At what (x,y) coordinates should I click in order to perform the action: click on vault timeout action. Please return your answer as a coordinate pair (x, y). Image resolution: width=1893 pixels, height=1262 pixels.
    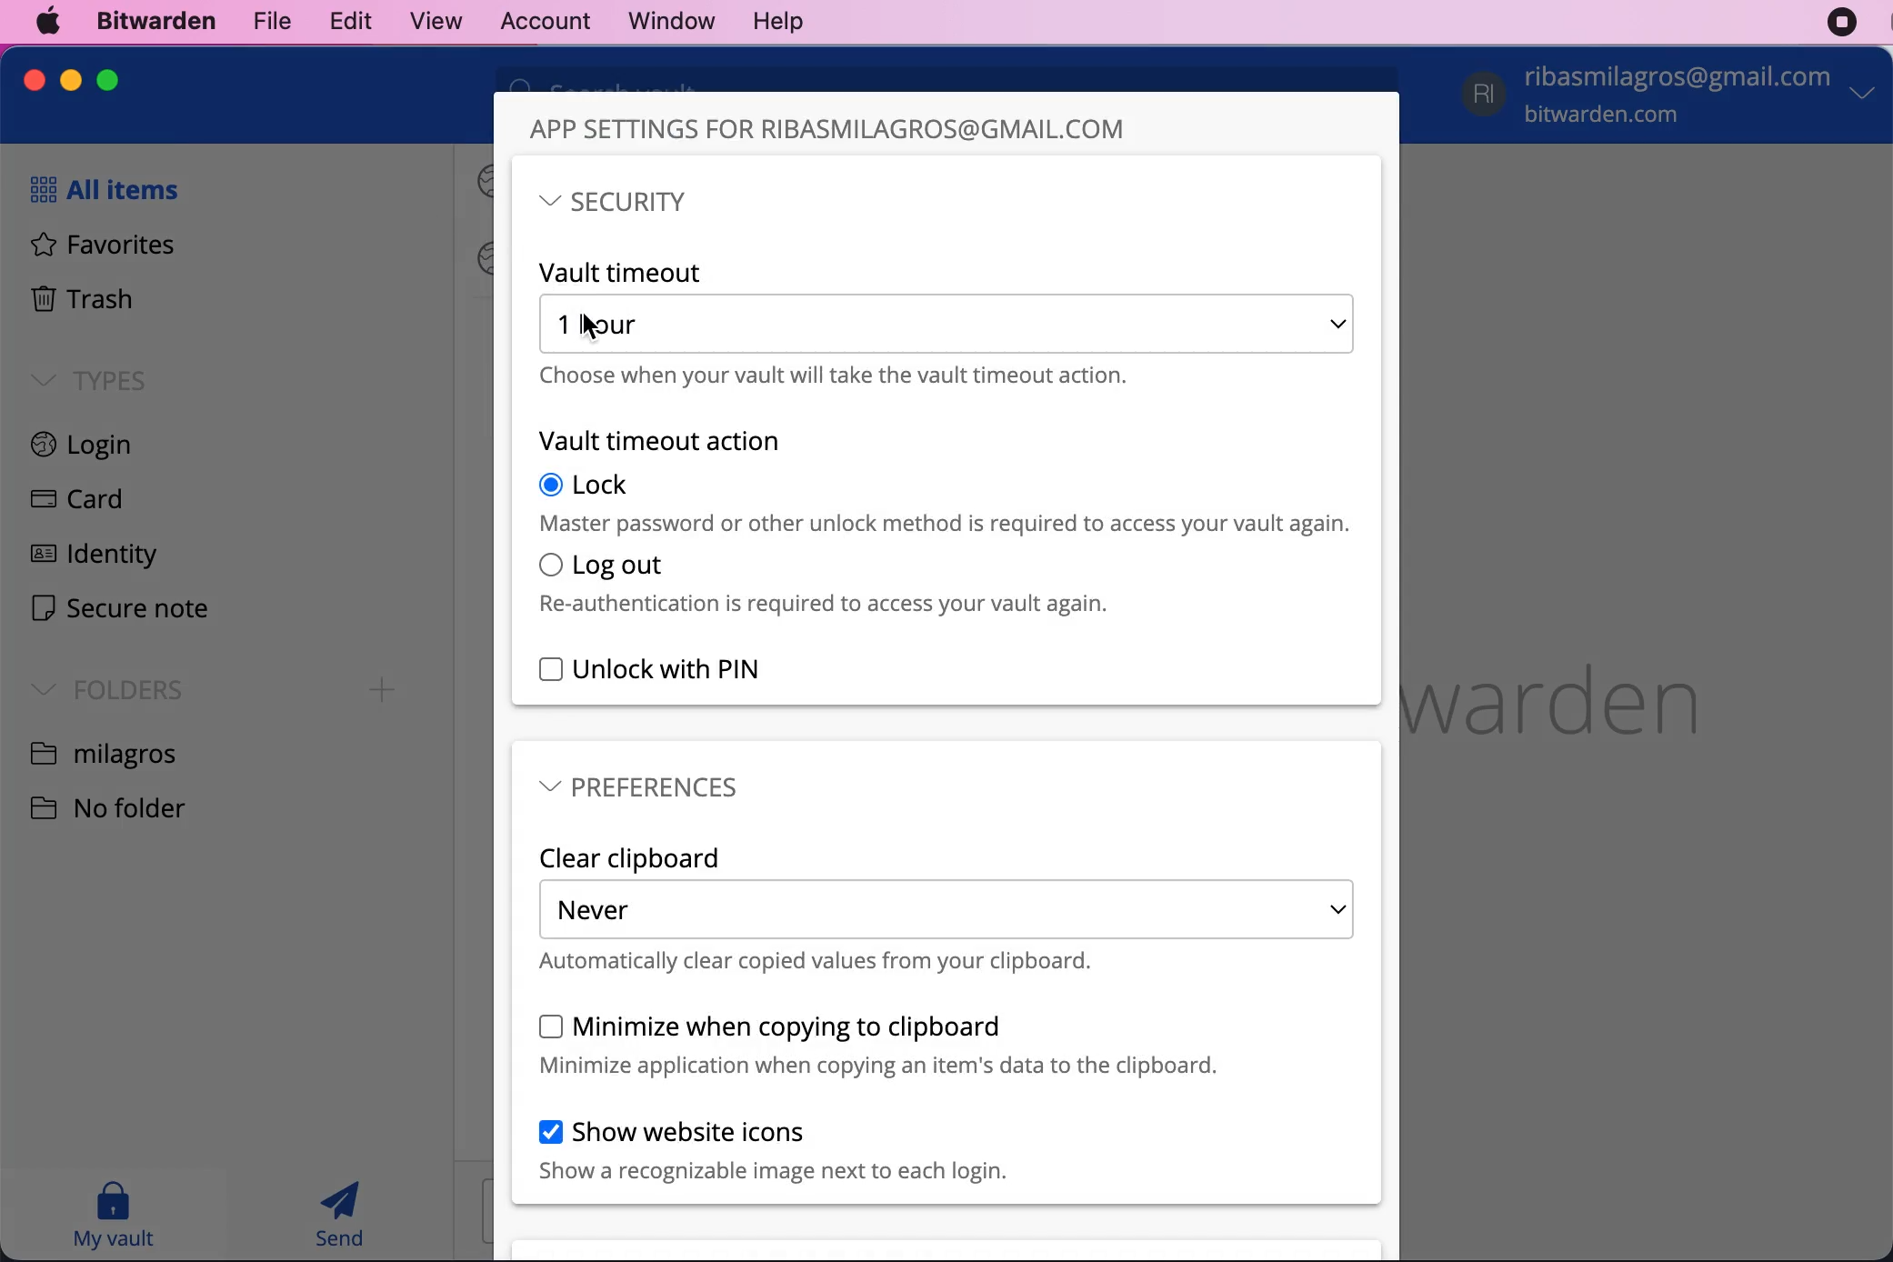
    Looking at the image, I should click on (660, 441).